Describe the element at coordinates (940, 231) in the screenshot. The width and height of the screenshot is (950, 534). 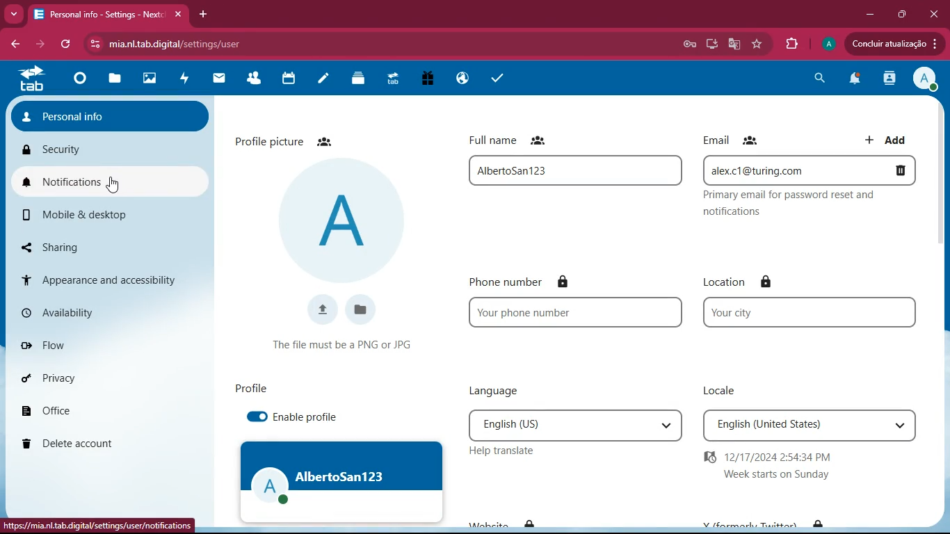
I see `scroll bar` at that location.